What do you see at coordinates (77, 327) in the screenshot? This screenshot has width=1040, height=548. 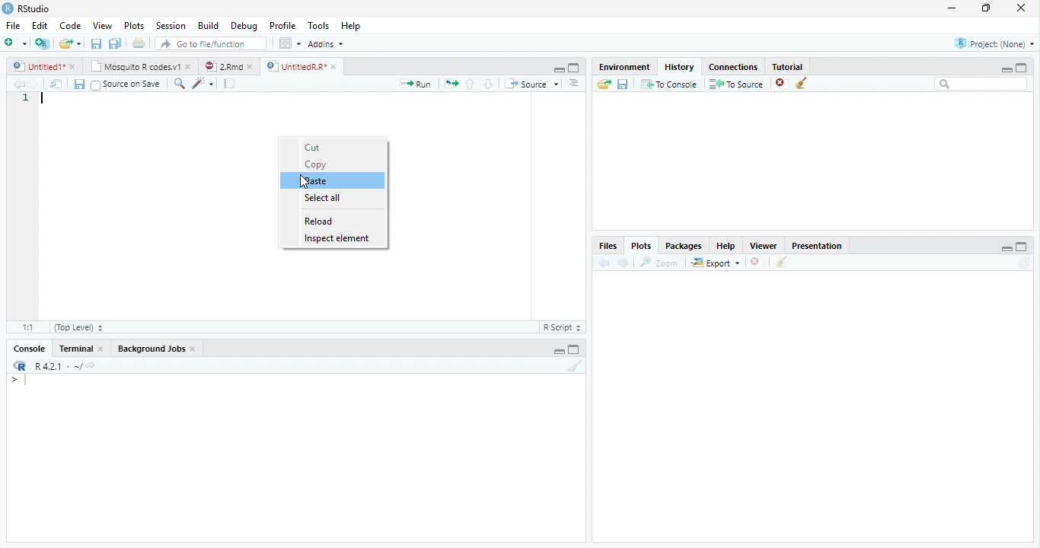 I see `(Top Level)` at bounding box center [77, 327].